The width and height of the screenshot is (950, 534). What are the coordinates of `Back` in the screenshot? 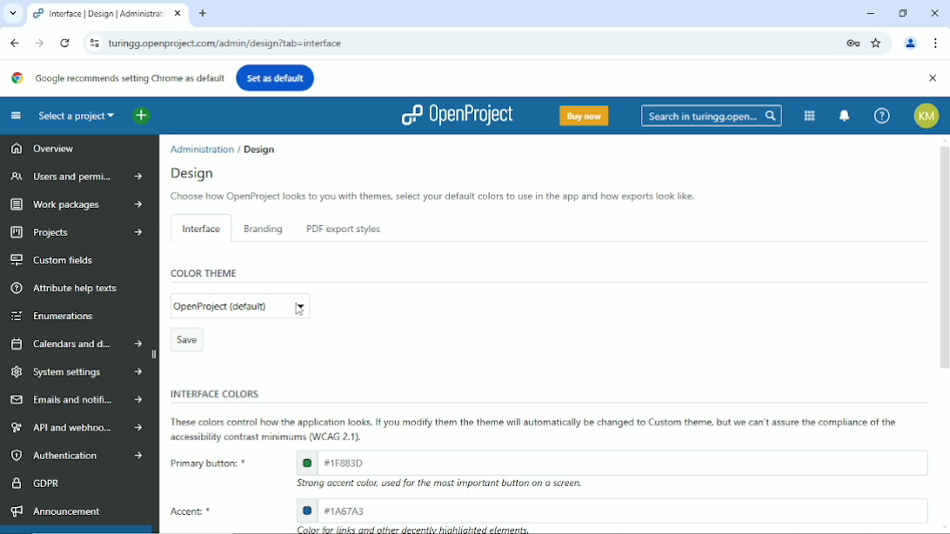 It's located at (15, 42).